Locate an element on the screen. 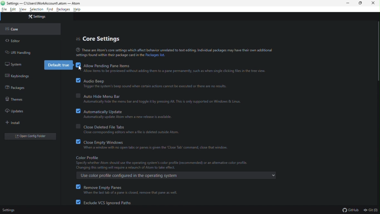 This screenshot has height=214, width=380. keybinding is located at coordinates (18, 76).